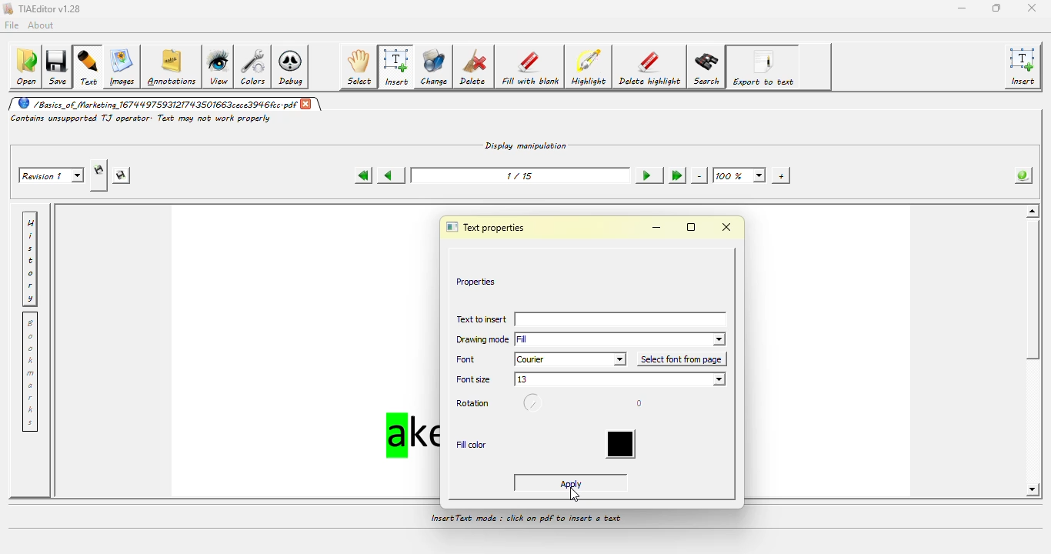  I want to click on scroll down, so click(1030, 489).